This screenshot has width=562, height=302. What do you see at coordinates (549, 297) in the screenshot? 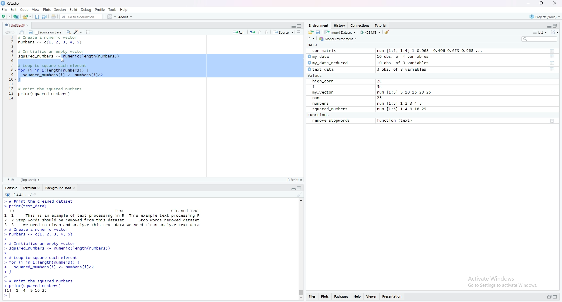
I see `restore` at bounding box center [549, 297].